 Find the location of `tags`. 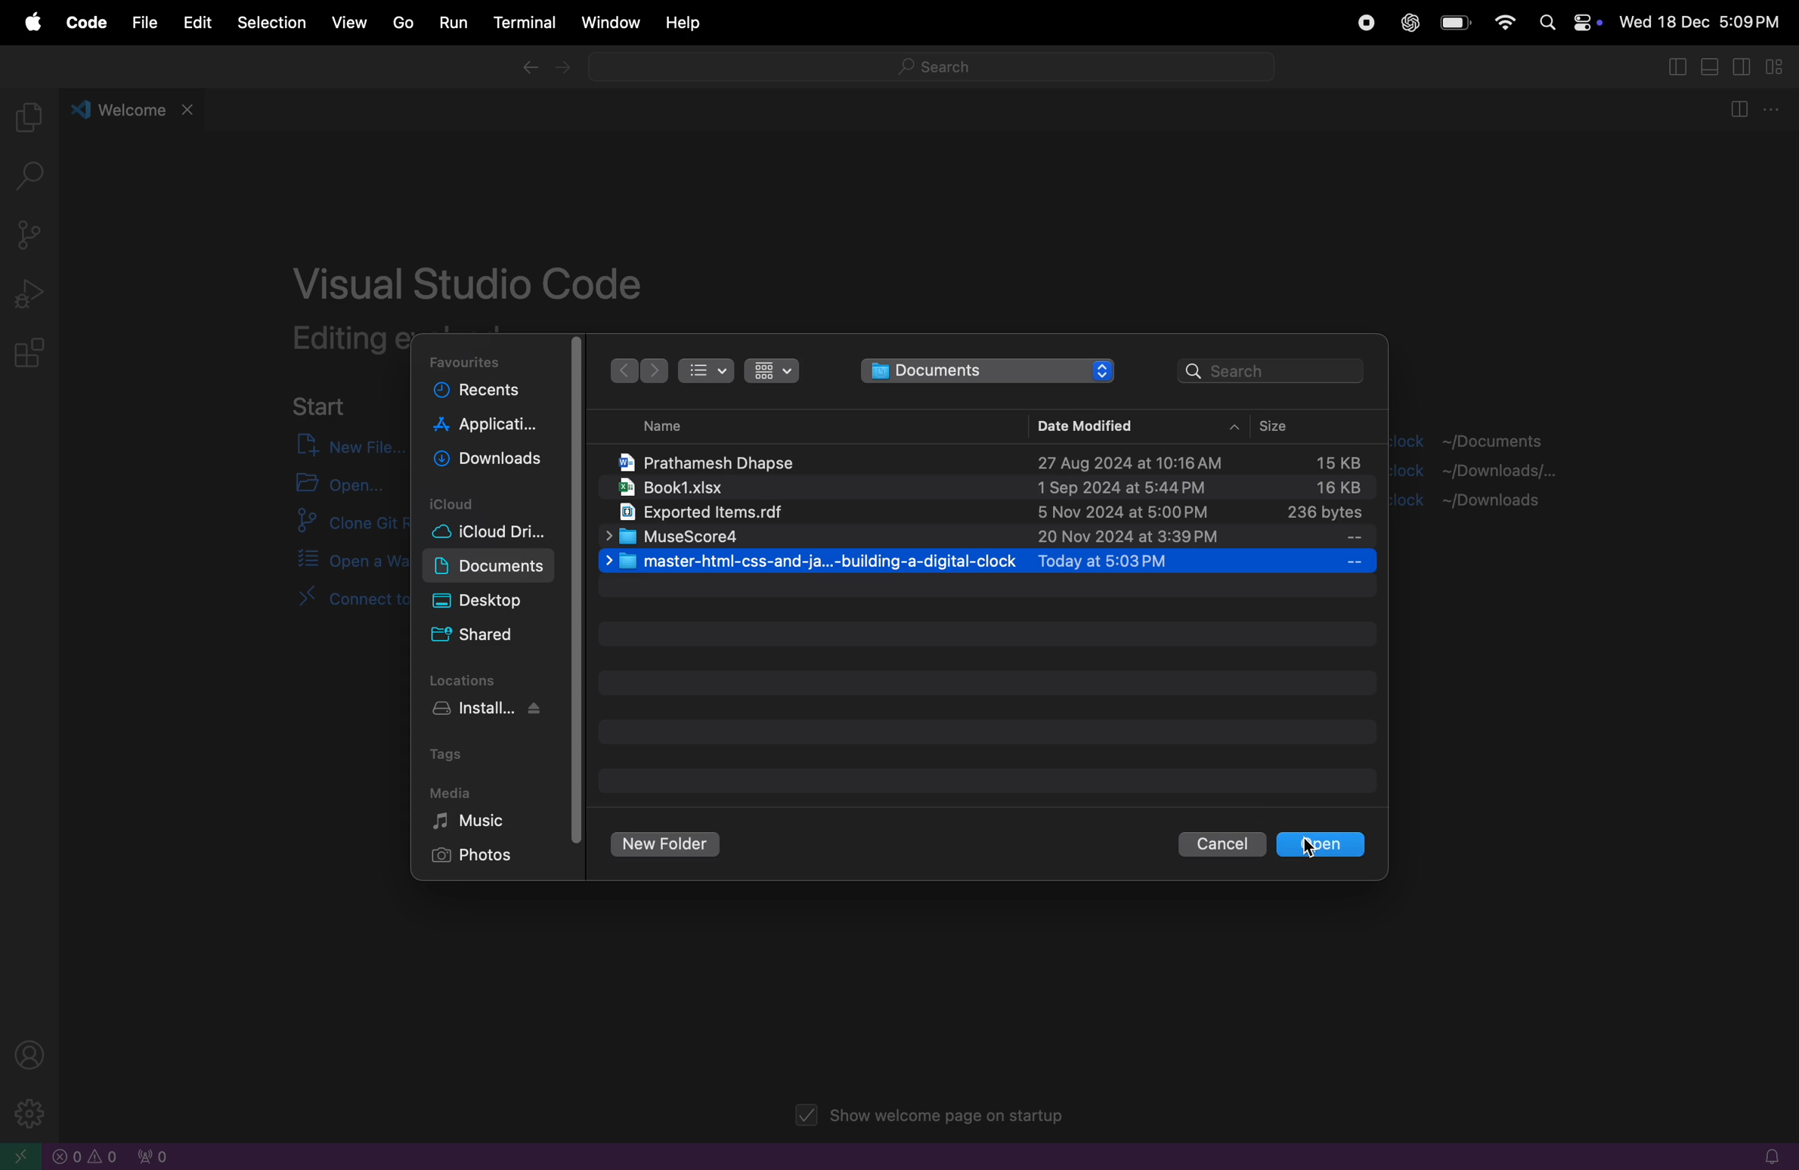

tags is located at coordinates (454, 753).